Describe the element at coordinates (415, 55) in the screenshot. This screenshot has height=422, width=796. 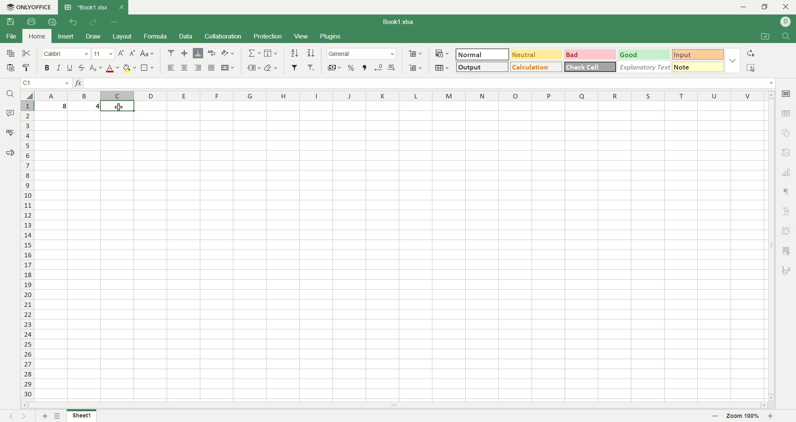
I see `insert cell` at that location.